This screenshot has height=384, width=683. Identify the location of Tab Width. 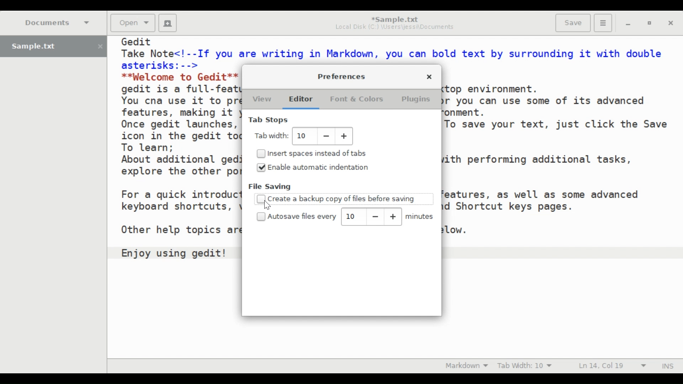
(272, 135).